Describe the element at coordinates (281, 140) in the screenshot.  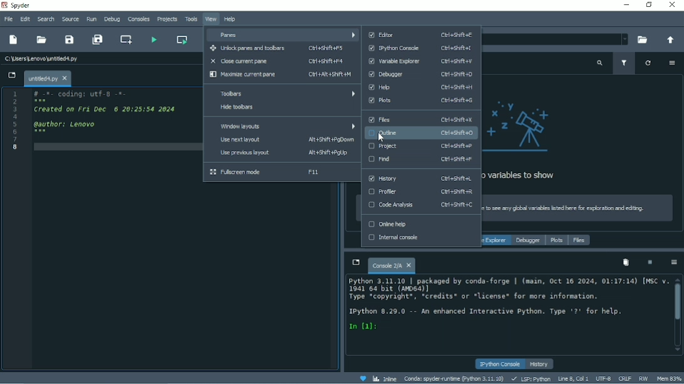
I see `Use next layout` at that location.